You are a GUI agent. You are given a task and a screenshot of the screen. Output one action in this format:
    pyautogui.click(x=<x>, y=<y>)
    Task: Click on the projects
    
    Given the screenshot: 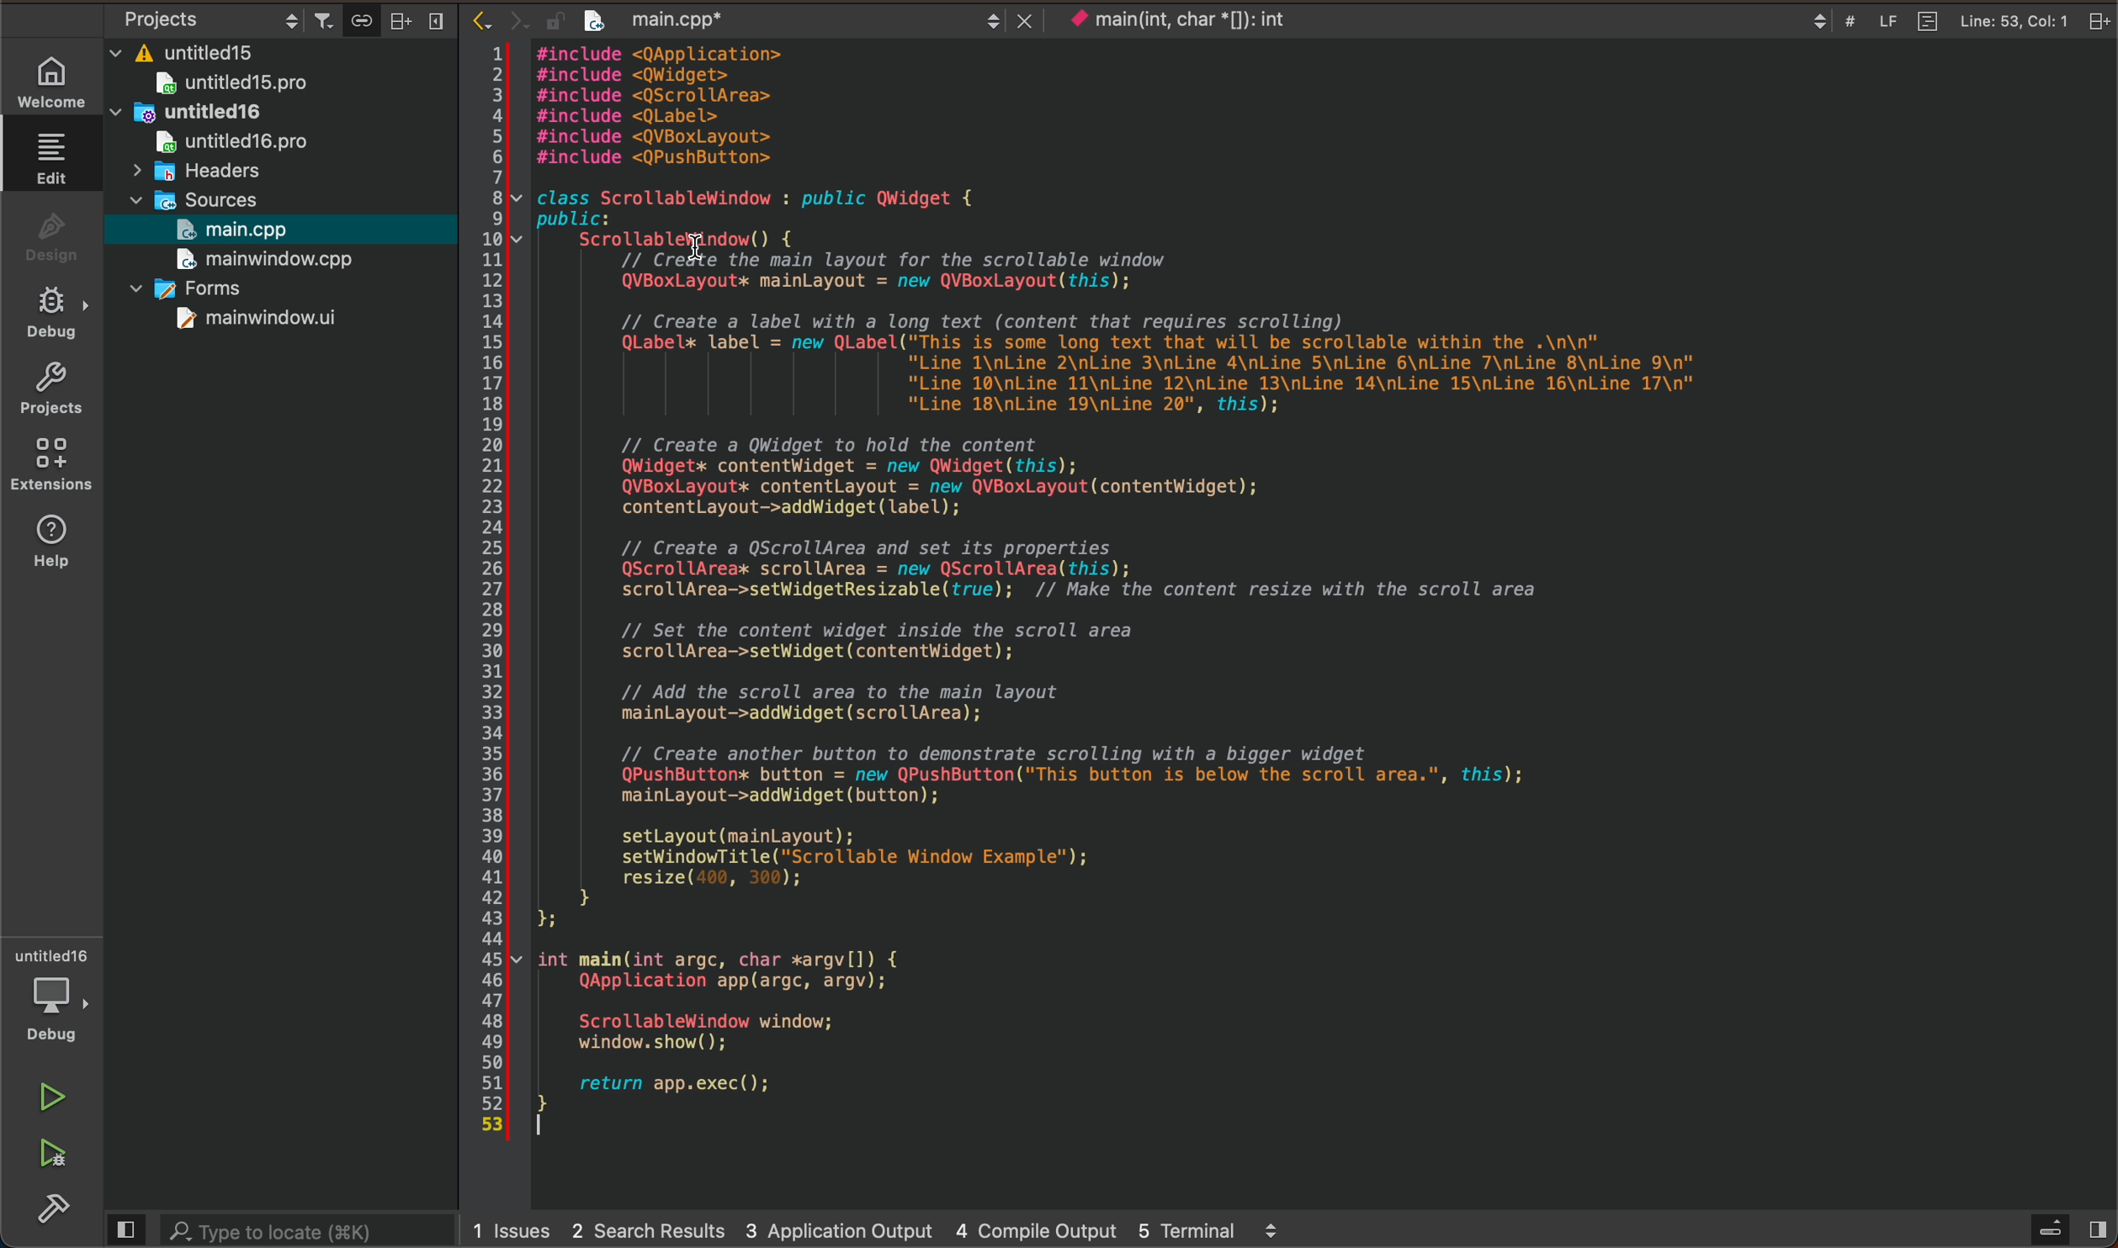 What is the action you would take?
    pyautogui.click(x=50, y=391)
    